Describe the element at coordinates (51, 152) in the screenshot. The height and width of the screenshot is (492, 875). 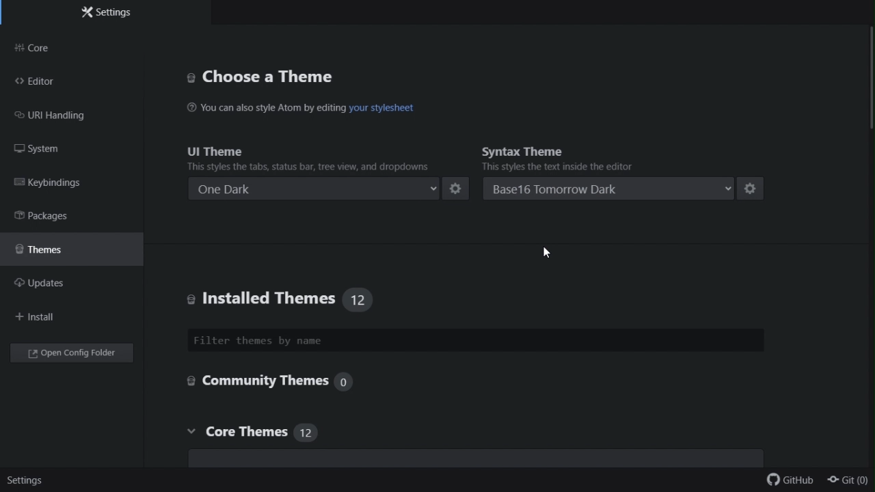
I see `System` at that location.